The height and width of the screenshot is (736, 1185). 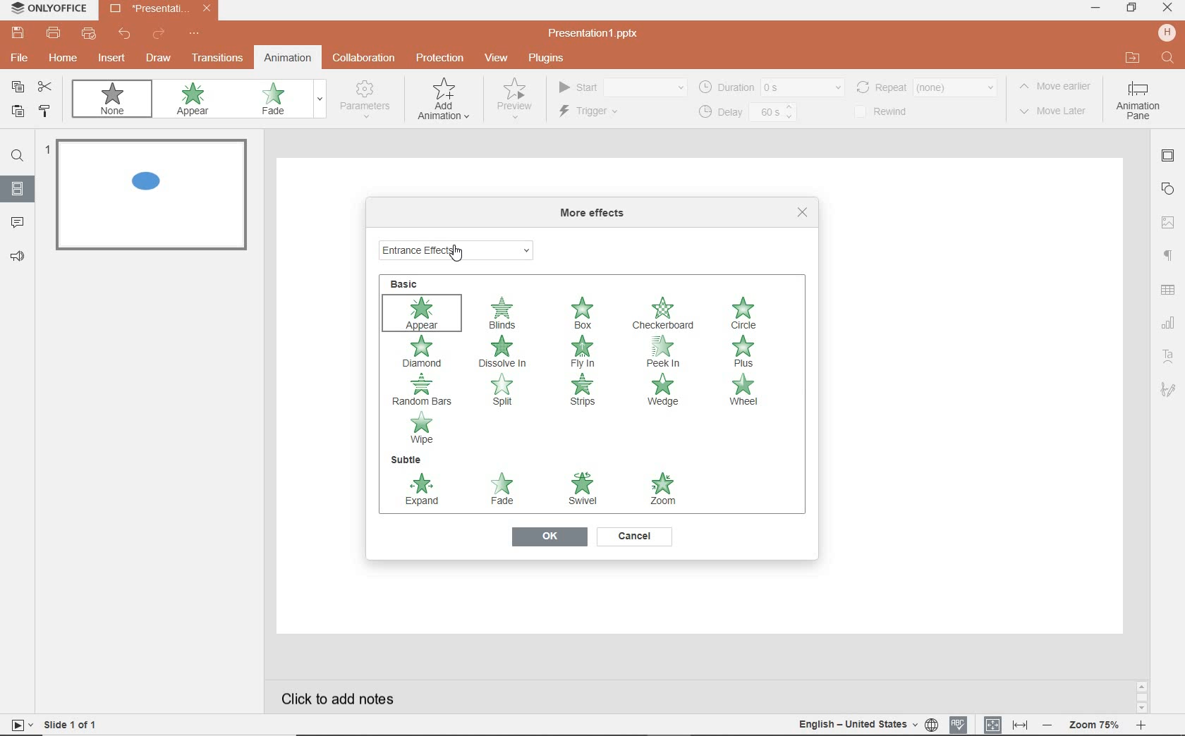 What do you see at coordinates (1170, 188) in the screenshot?
I see `shape settings` at bounding box center [1170, 188].